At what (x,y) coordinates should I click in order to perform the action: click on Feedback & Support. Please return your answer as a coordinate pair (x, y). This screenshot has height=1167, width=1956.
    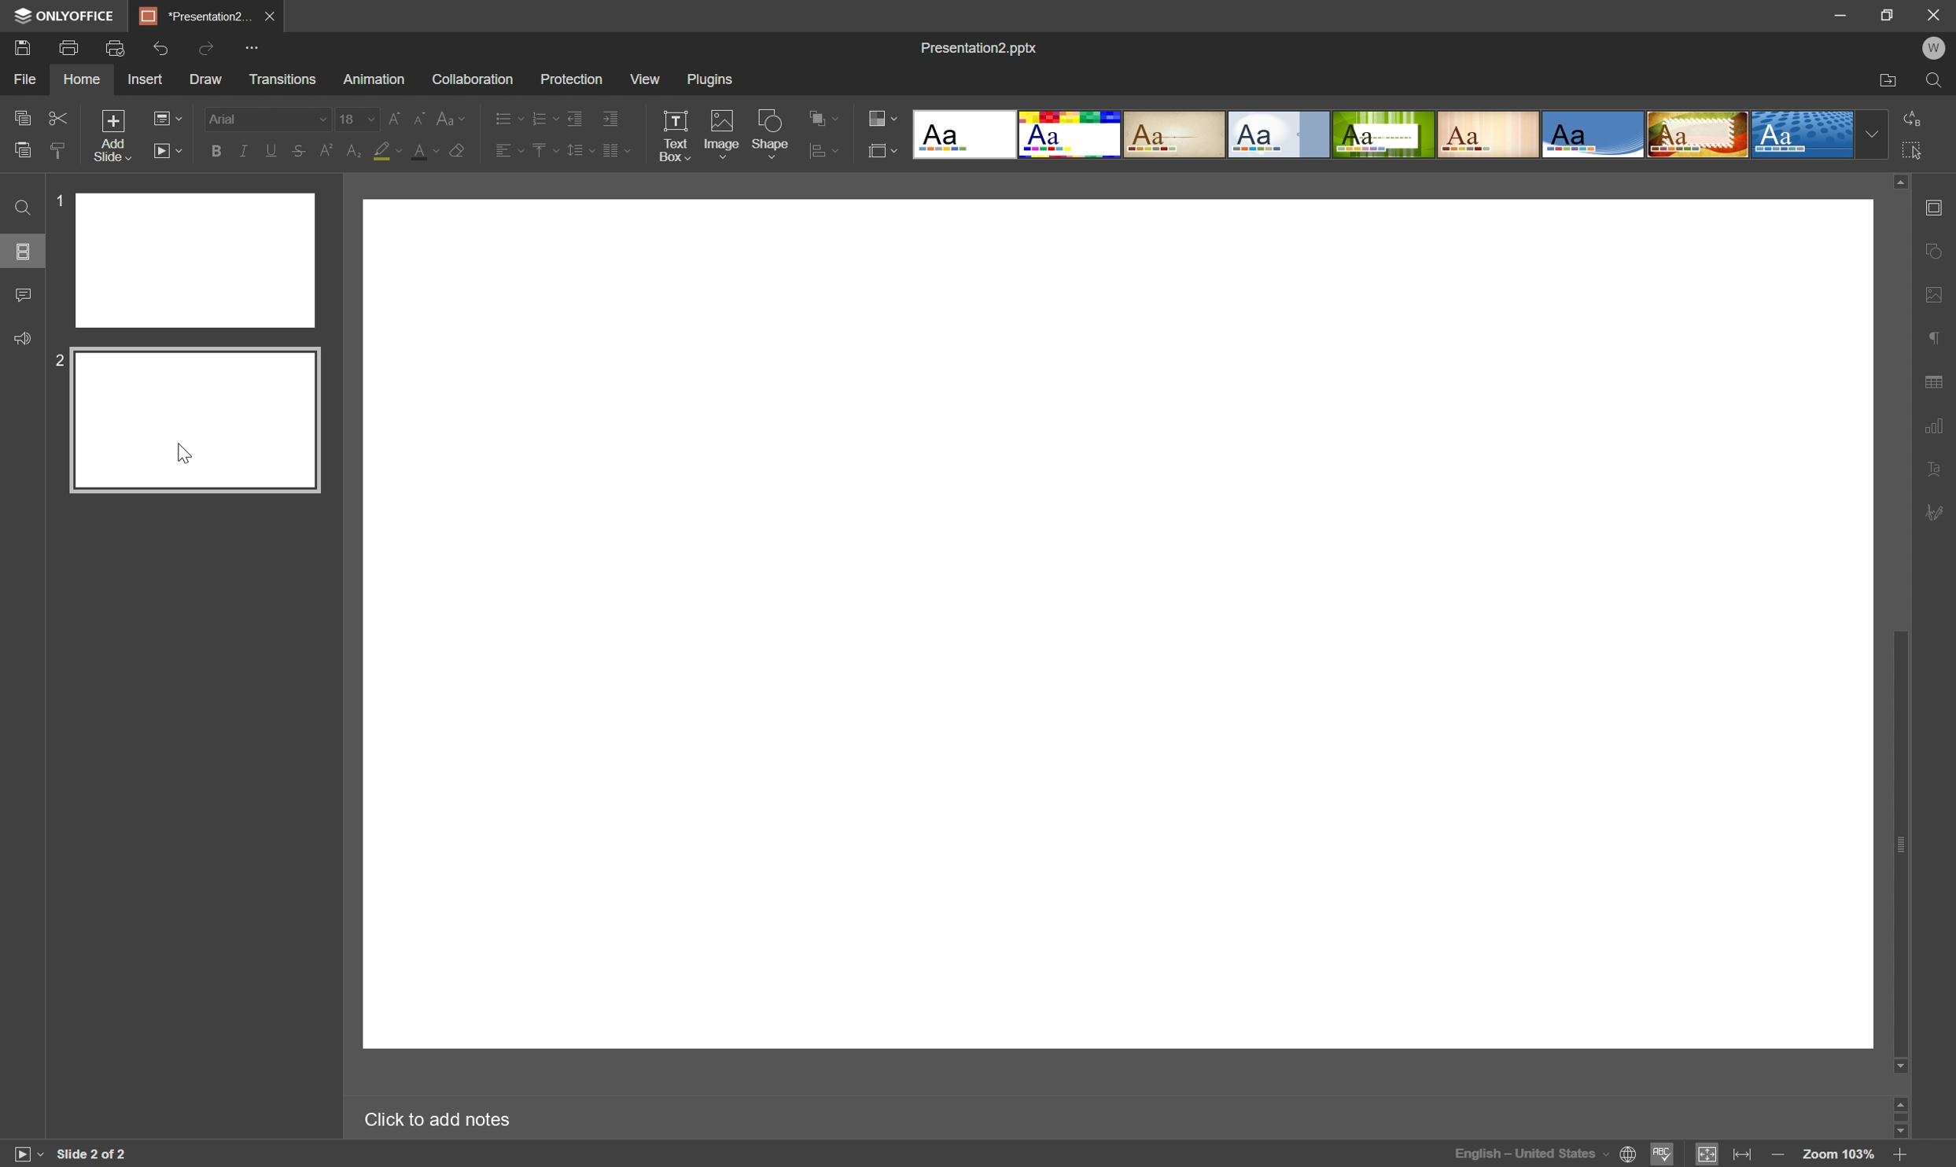
    Looking at the image, I should click on (24, 337).